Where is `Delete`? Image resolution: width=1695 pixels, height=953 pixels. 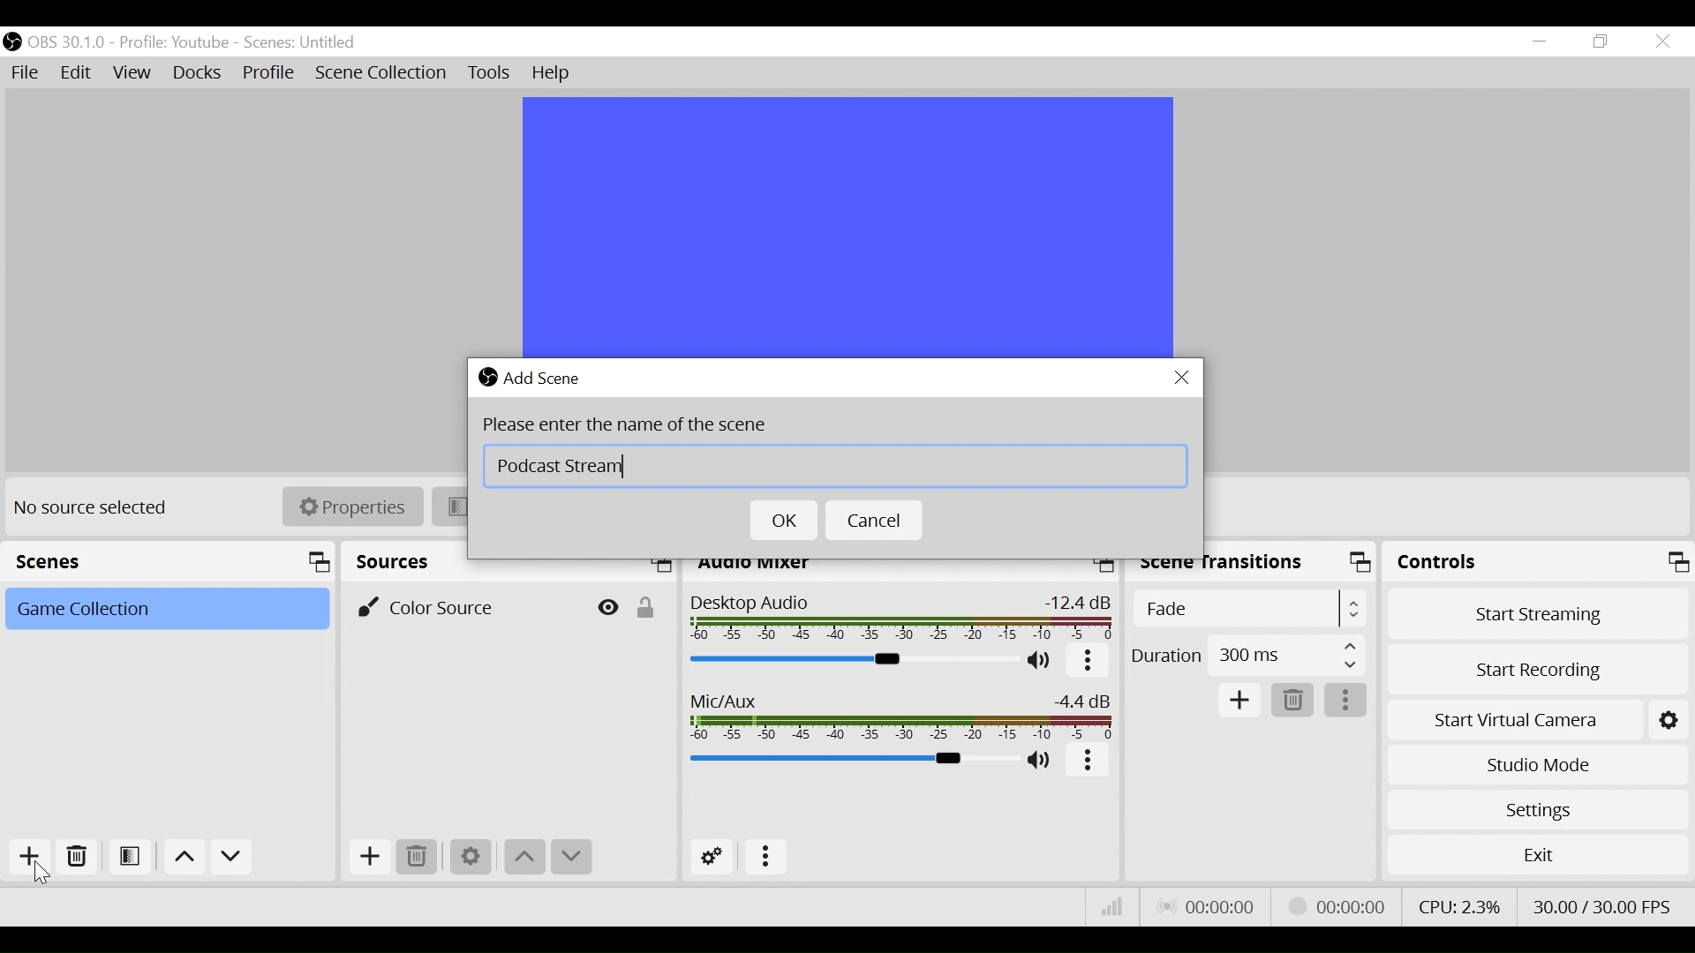 Delete is located at coordinates (1293, 701).